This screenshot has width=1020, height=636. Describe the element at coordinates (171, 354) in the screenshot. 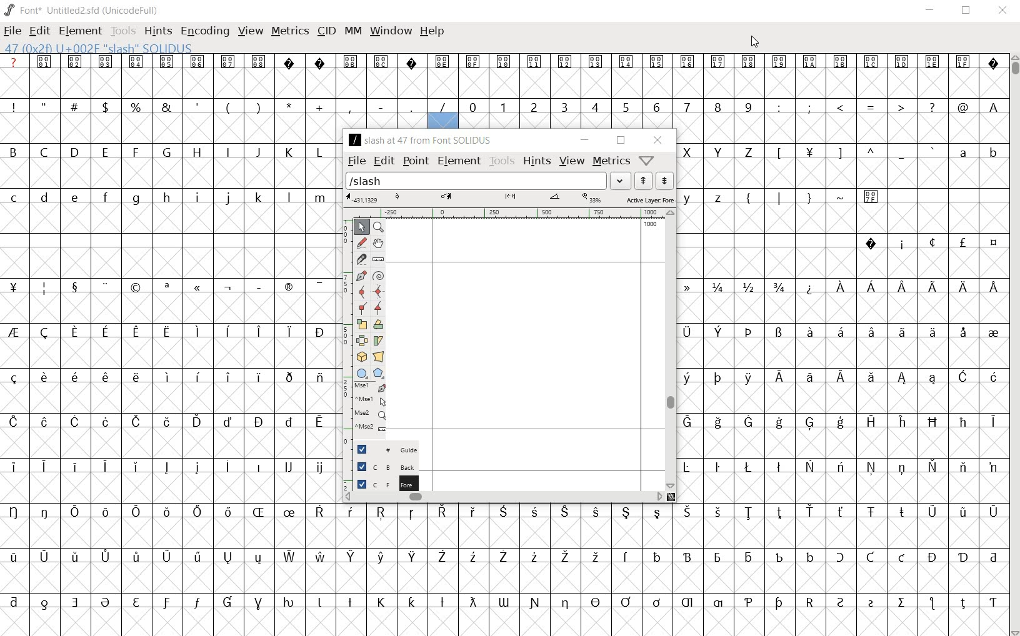

I see `empty cells` at that location.